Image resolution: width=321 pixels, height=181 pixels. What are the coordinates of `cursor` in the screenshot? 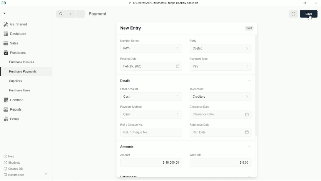 It's located at (310, 18).